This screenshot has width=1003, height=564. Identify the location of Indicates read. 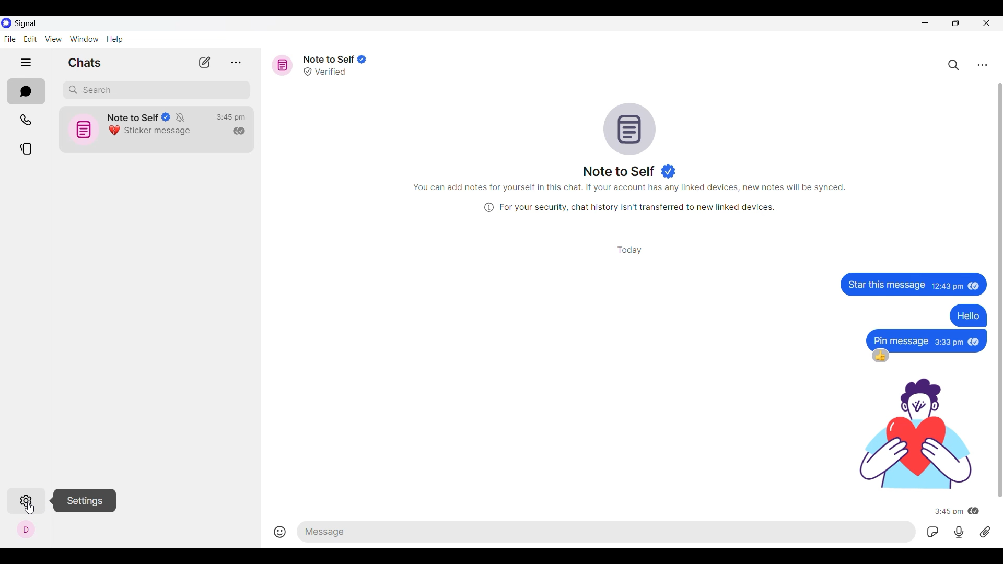
(239, 131).